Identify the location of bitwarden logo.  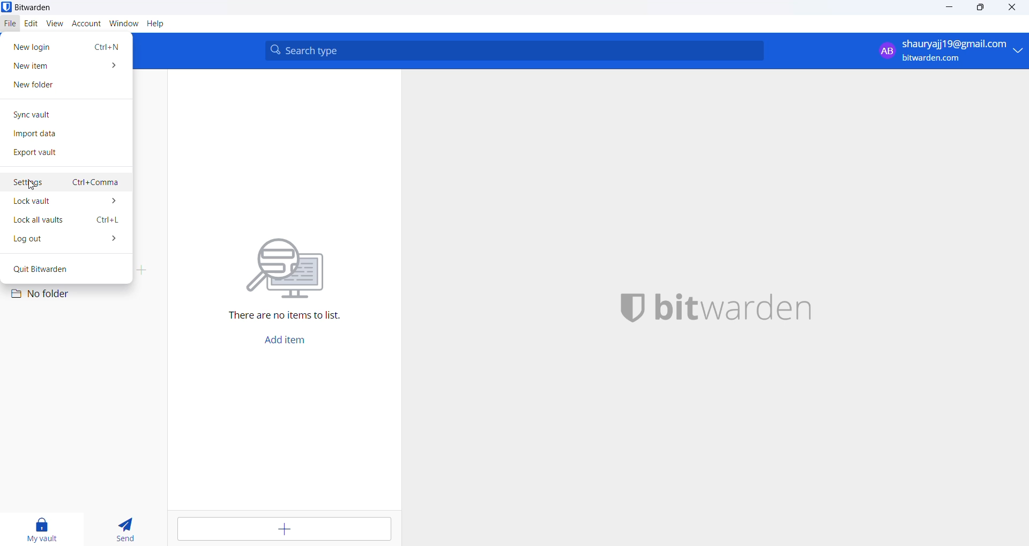
(726, 308).